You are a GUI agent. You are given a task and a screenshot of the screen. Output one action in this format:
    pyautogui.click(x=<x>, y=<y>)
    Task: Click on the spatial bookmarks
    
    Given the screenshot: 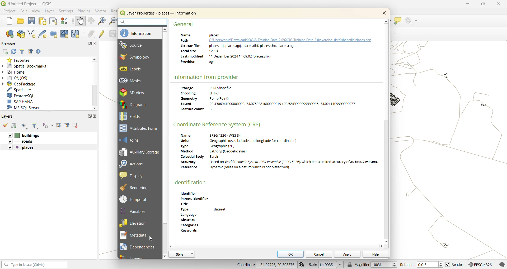 What is the action you would take?
    pyautogui.click(x=27, y=66)
    